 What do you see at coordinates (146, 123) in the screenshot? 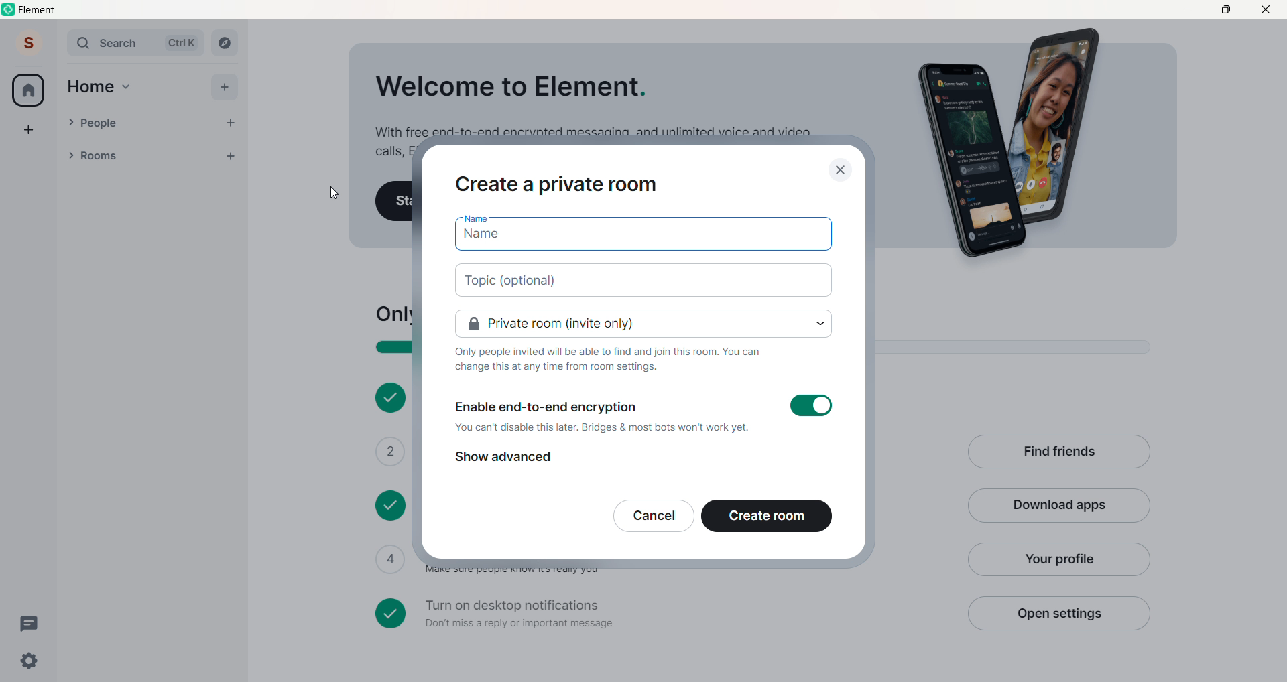
I see `People` at bounding box center [146, 123].